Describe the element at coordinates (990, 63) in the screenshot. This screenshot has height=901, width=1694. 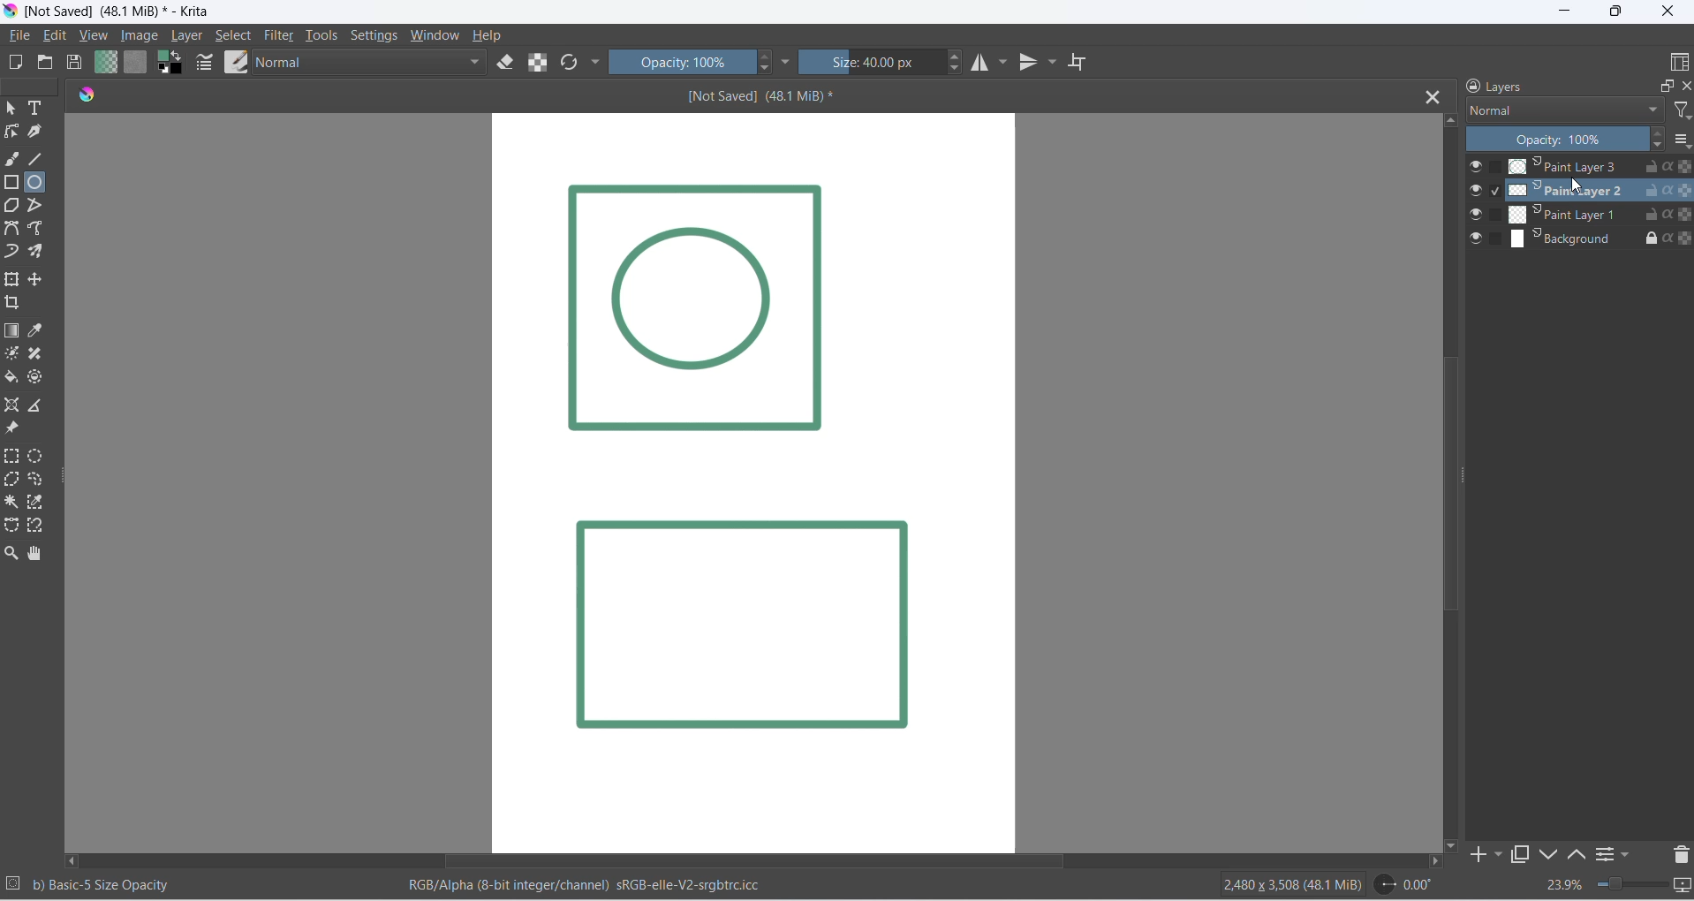
I see `horizontal mirror tool` at that location.